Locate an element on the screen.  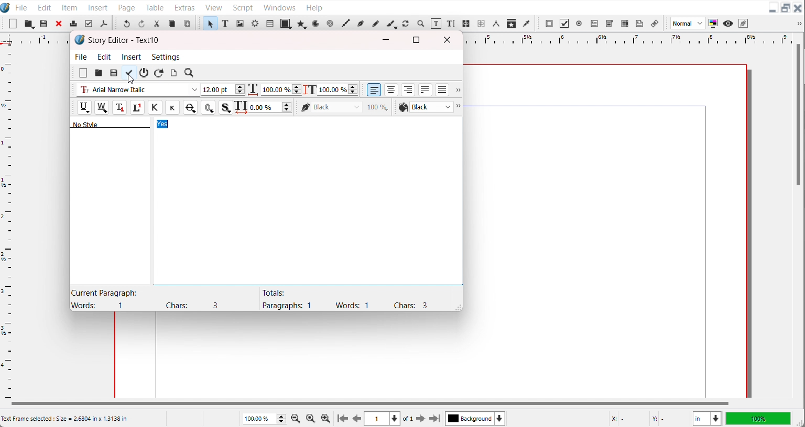
Outline is located at coordinates (208, 107).